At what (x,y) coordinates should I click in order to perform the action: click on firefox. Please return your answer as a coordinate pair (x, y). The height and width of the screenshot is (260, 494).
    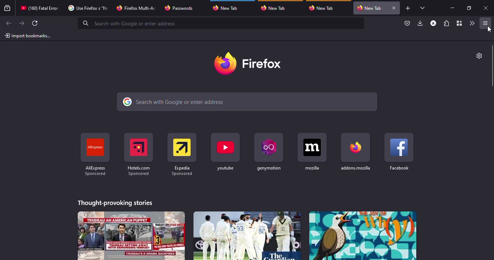
    Looking at the image, I should click on (250, 63).